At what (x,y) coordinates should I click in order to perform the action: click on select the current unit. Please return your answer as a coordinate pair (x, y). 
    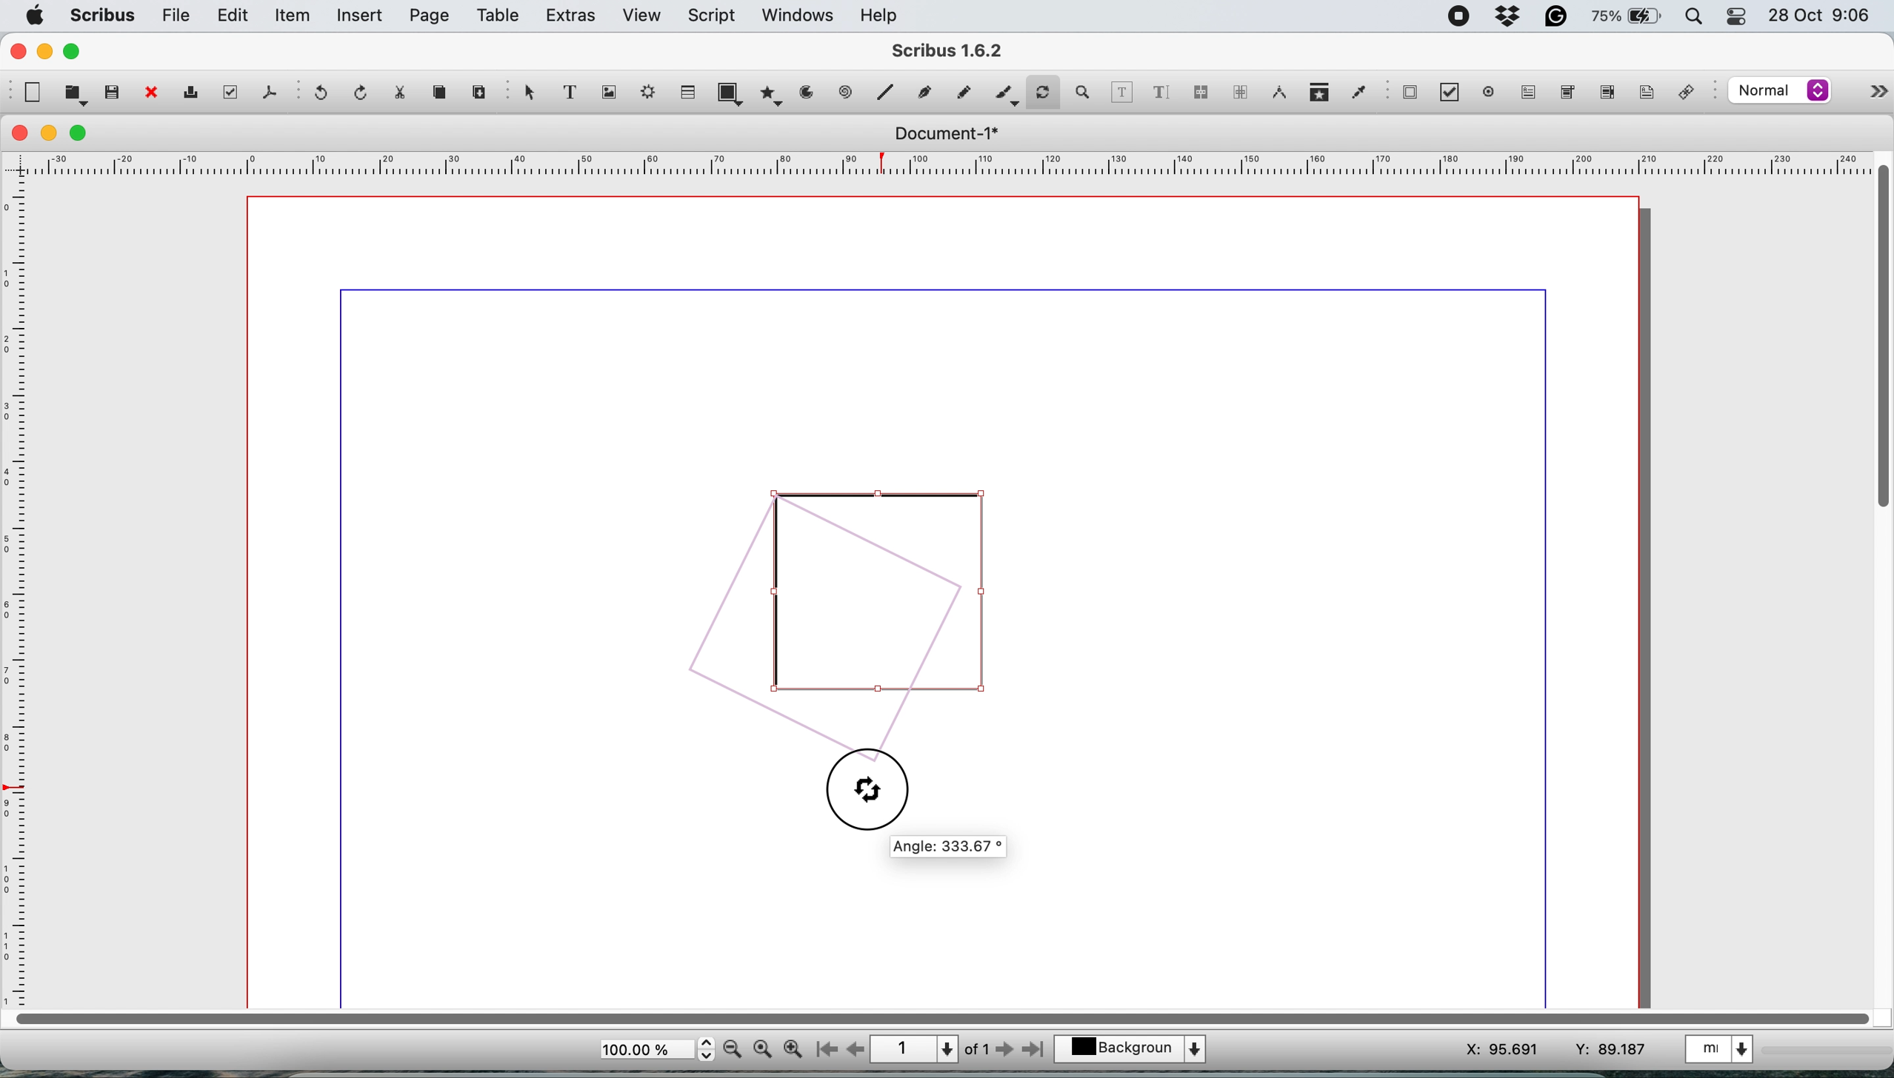
    Looking at the image, I should click on (1727, 1052).